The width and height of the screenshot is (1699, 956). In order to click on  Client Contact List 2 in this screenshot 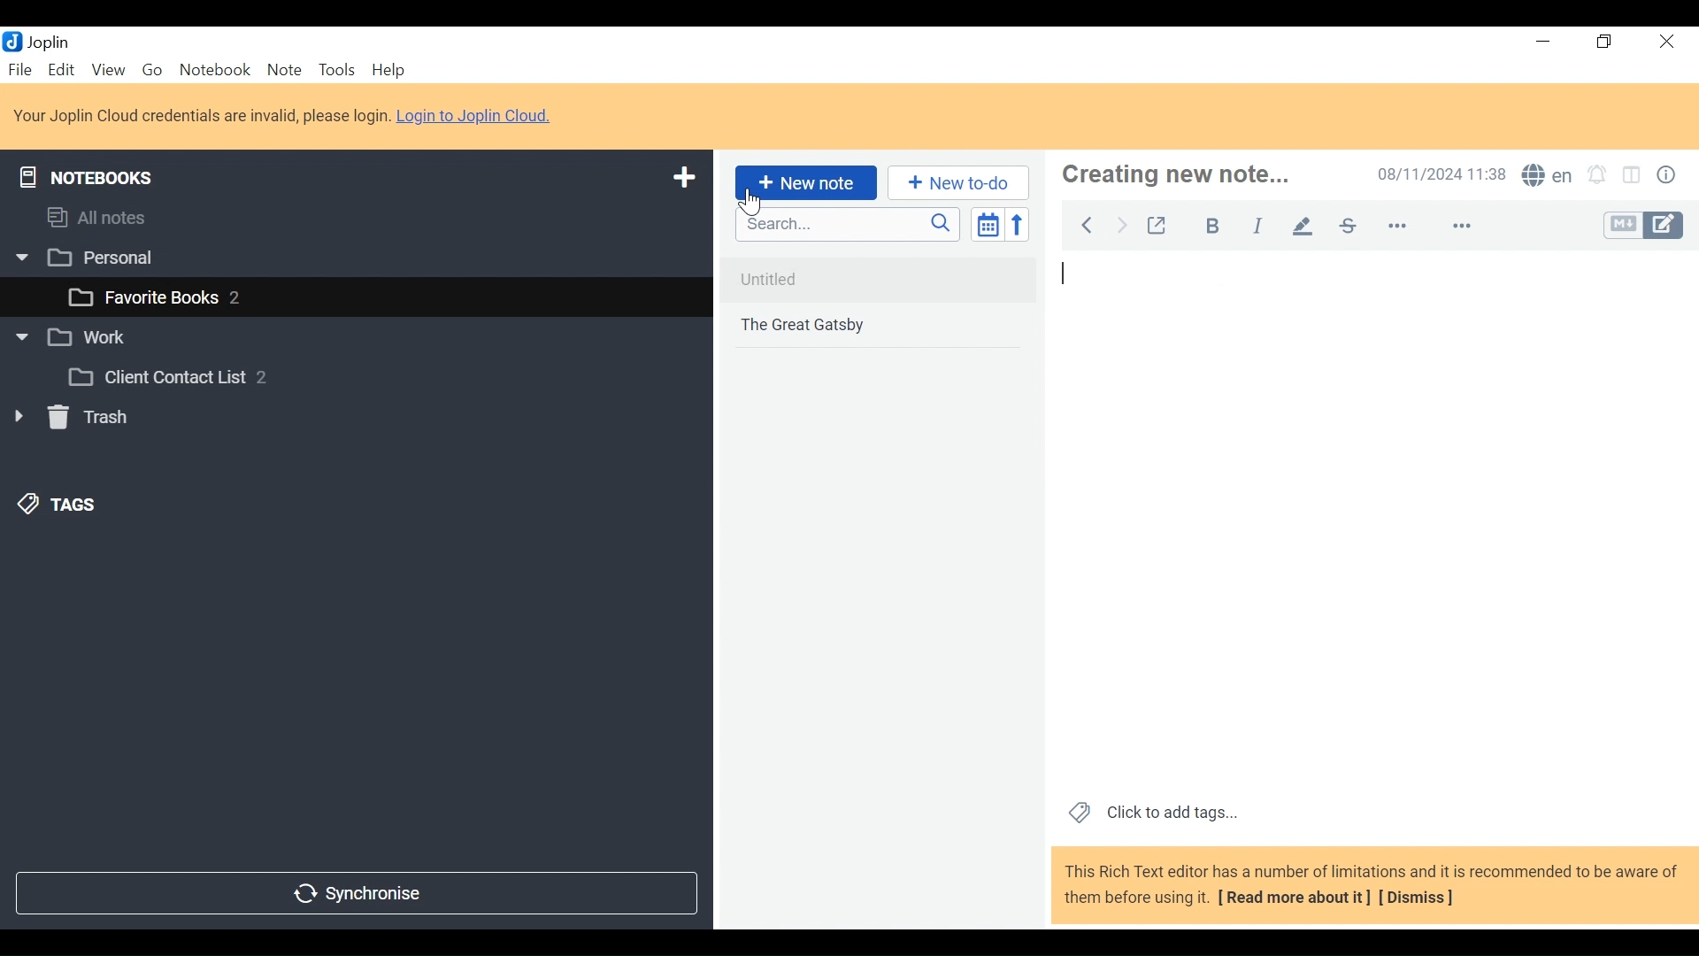, I will do `click(165, 377)`.